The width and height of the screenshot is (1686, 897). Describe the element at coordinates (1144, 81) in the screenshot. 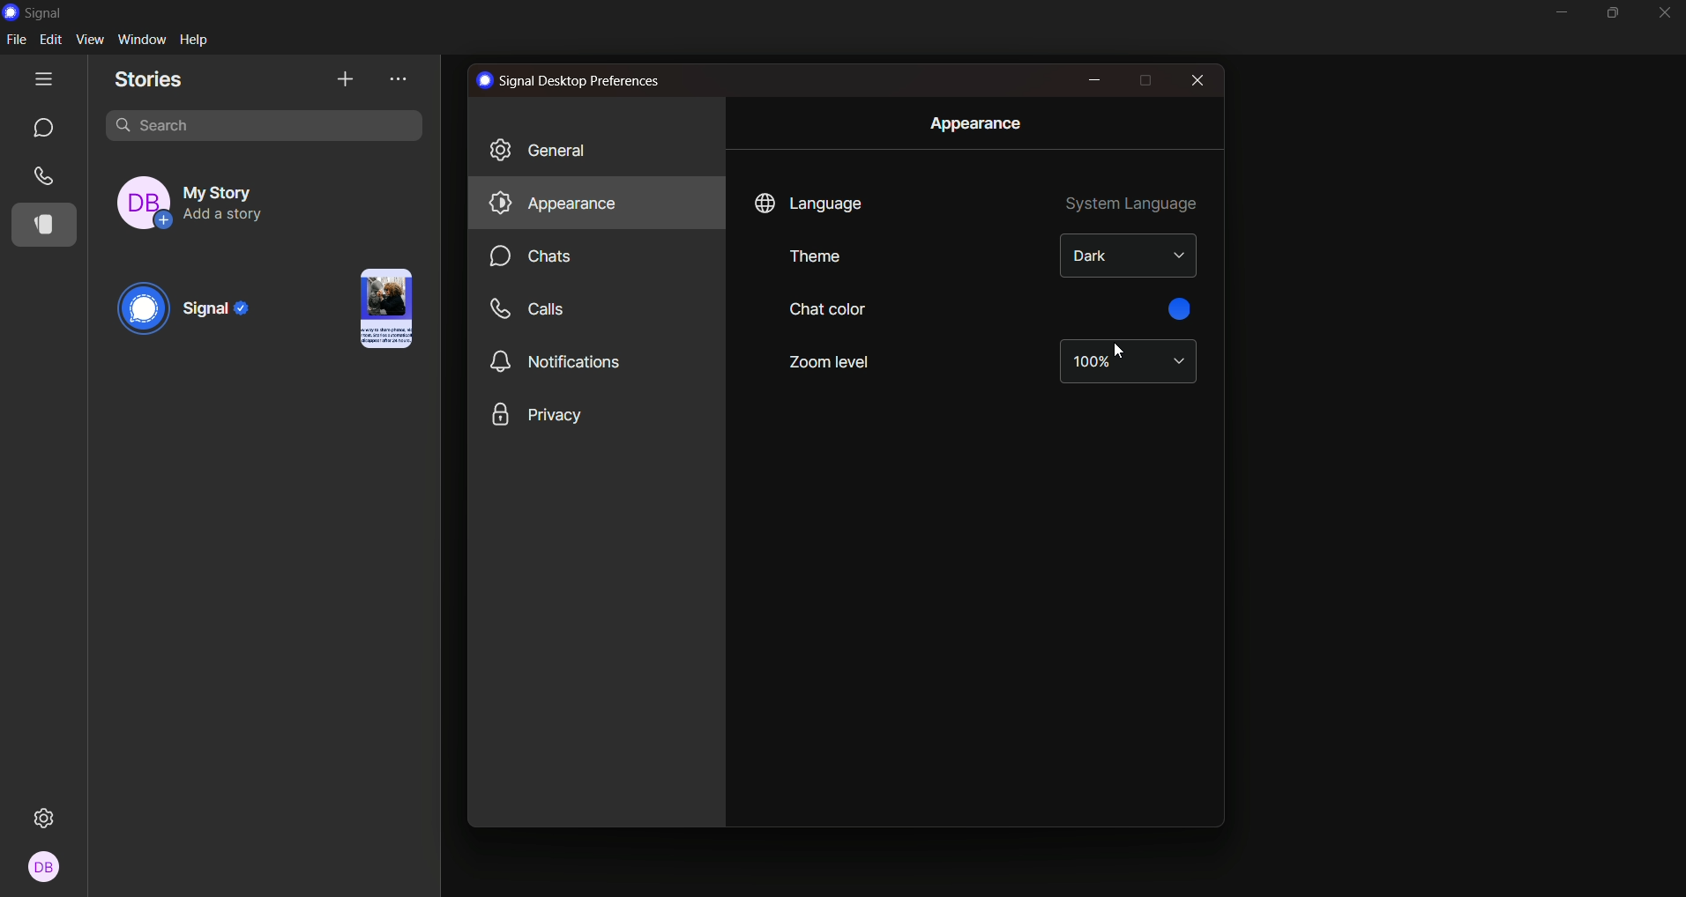

I see `maximize` at that location.